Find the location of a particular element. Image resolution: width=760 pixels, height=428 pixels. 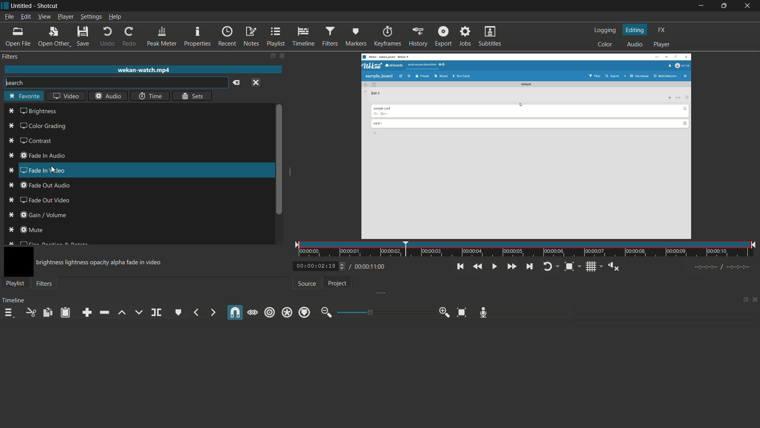

notes is located at coordinates (251, 37).